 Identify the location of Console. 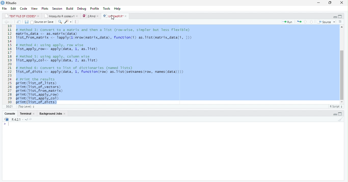
(173, 151).